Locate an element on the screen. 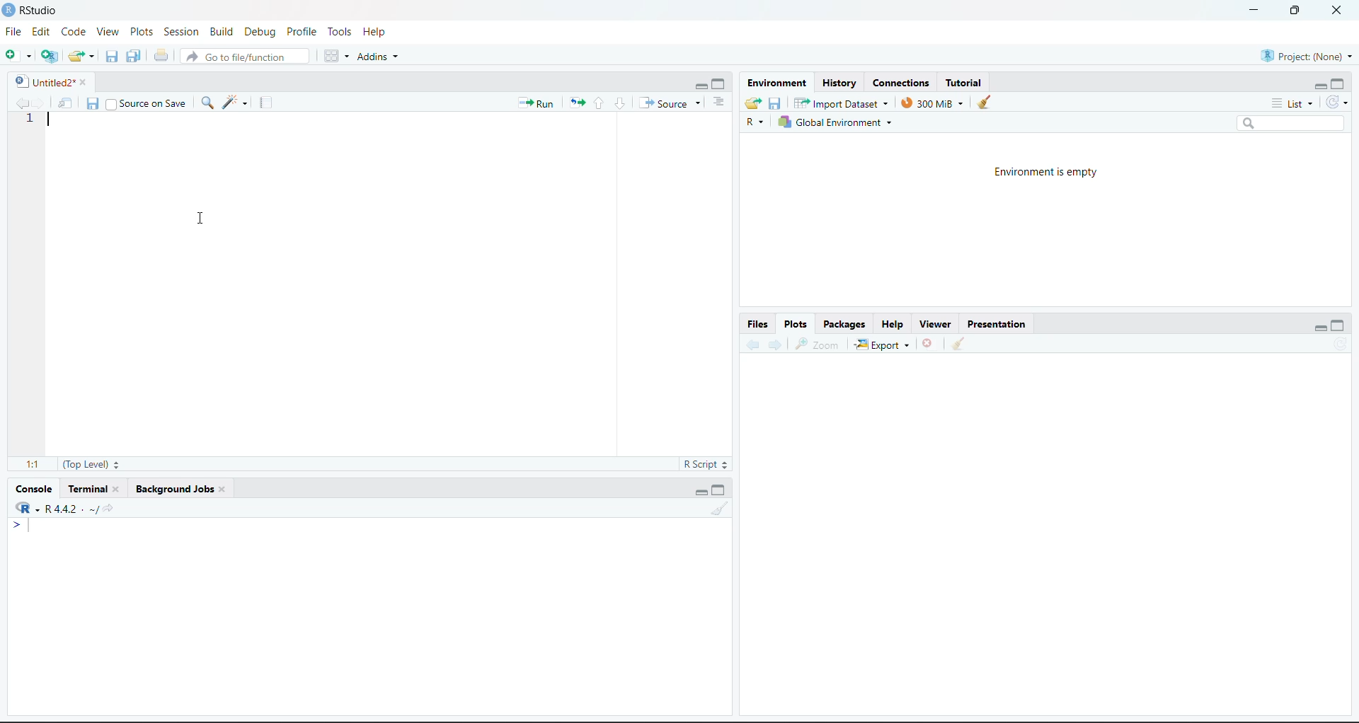 The height and width of the screenshot is (723, 1359).  Run is located at coordinates (534, 104).